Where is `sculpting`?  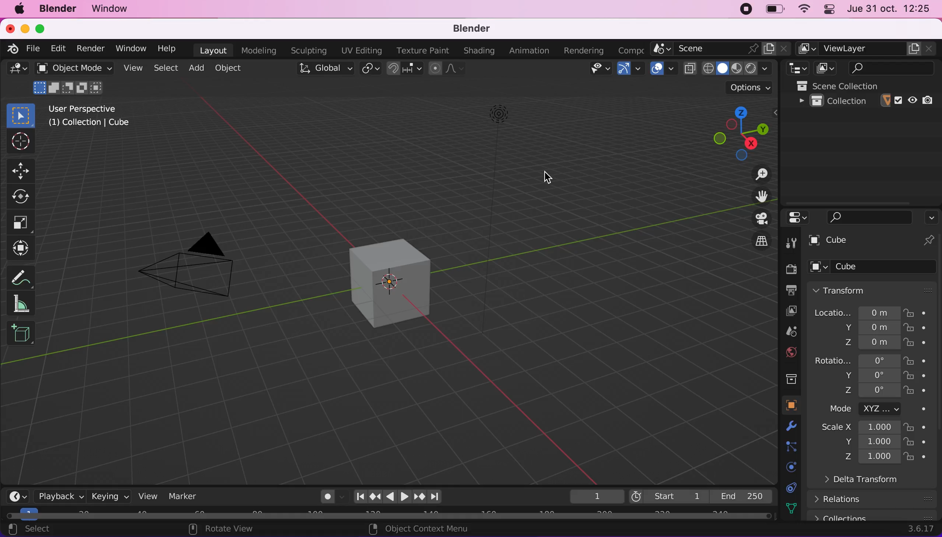 sculpting is located at coordinates (308, 51).